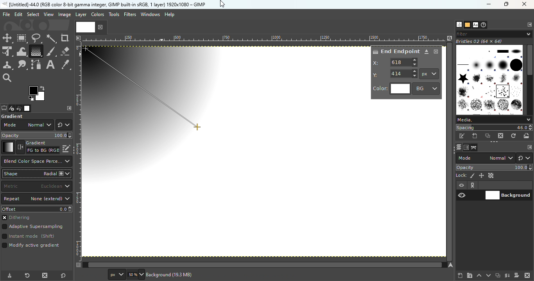  What do you see at coordinates (78, 37) in the screenshot?
I see `Access the image menu` at bounding box center [78, 37].